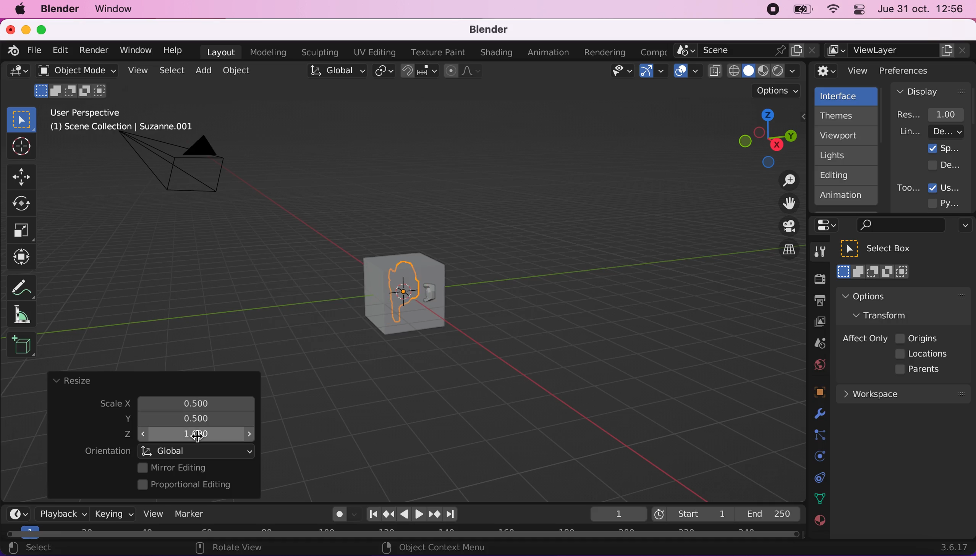 This screenshot has width=976, height=556. I want to click on transform, so click(888, 315).